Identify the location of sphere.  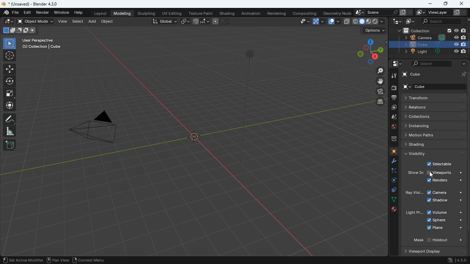
(445, 221).